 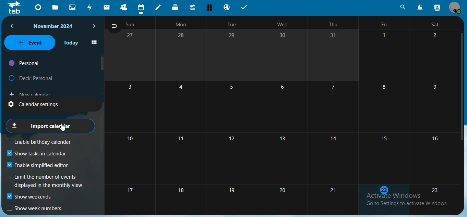 What do you see at coordinates (108, 7) in the screenshot?
I see `mail` at bounding box center [108, 7].